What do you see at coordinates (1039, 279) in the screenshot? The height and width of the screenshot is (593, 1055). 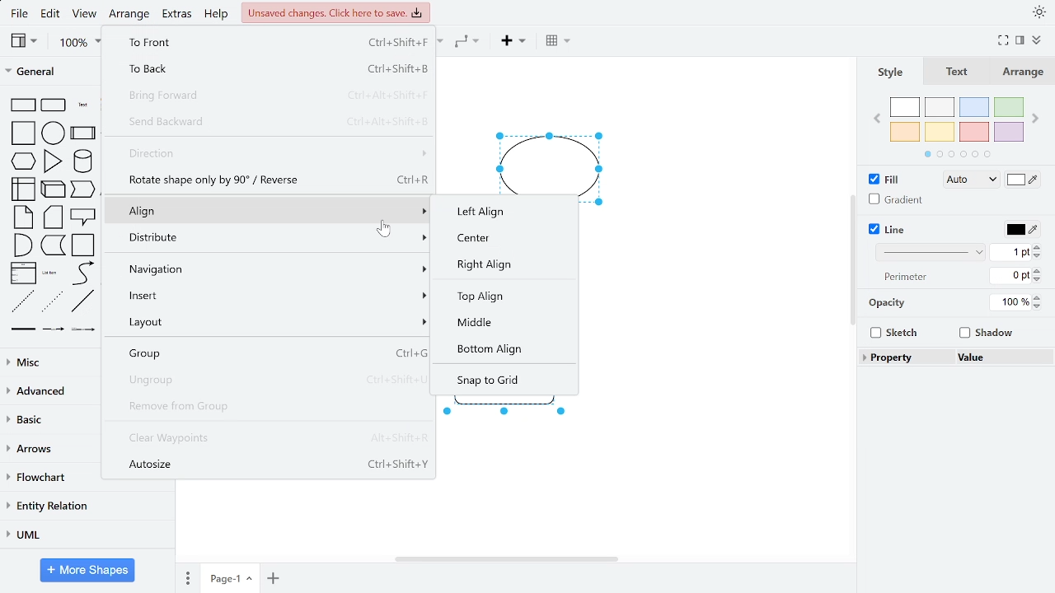 I see `decrease perimeter` at bounding box center [1039, 279].